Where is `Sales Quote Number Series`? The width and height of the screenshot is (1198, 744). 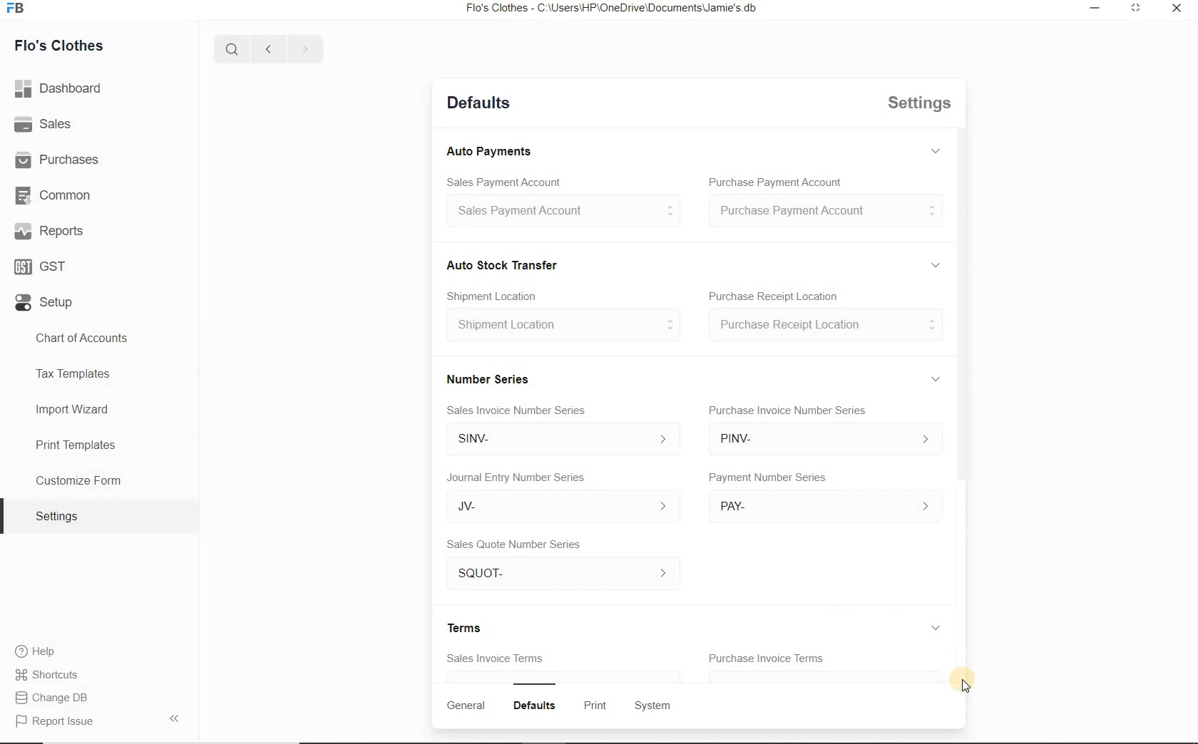
Sales Quote Number Series is located at coordinates (513, 544).